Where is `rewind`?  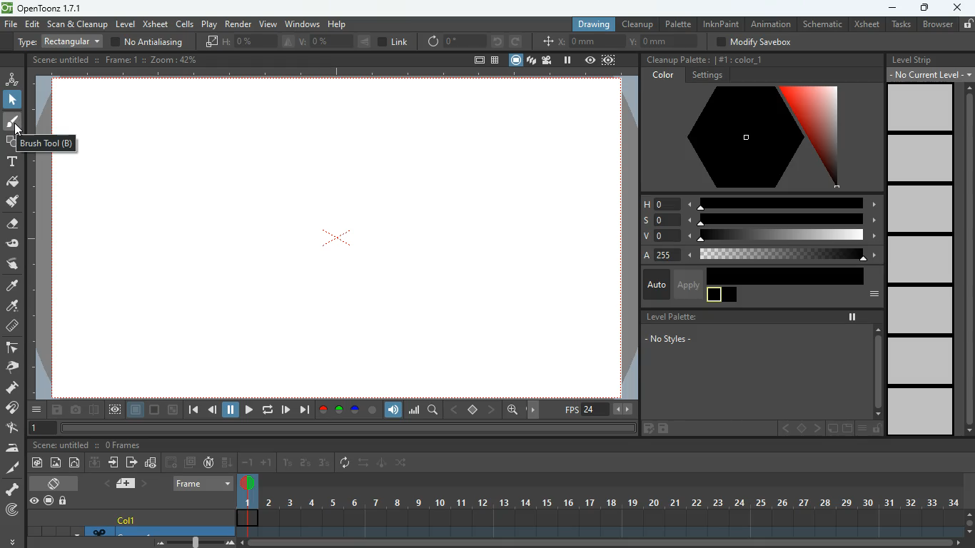 rewind is located at coordinates (269, 410).